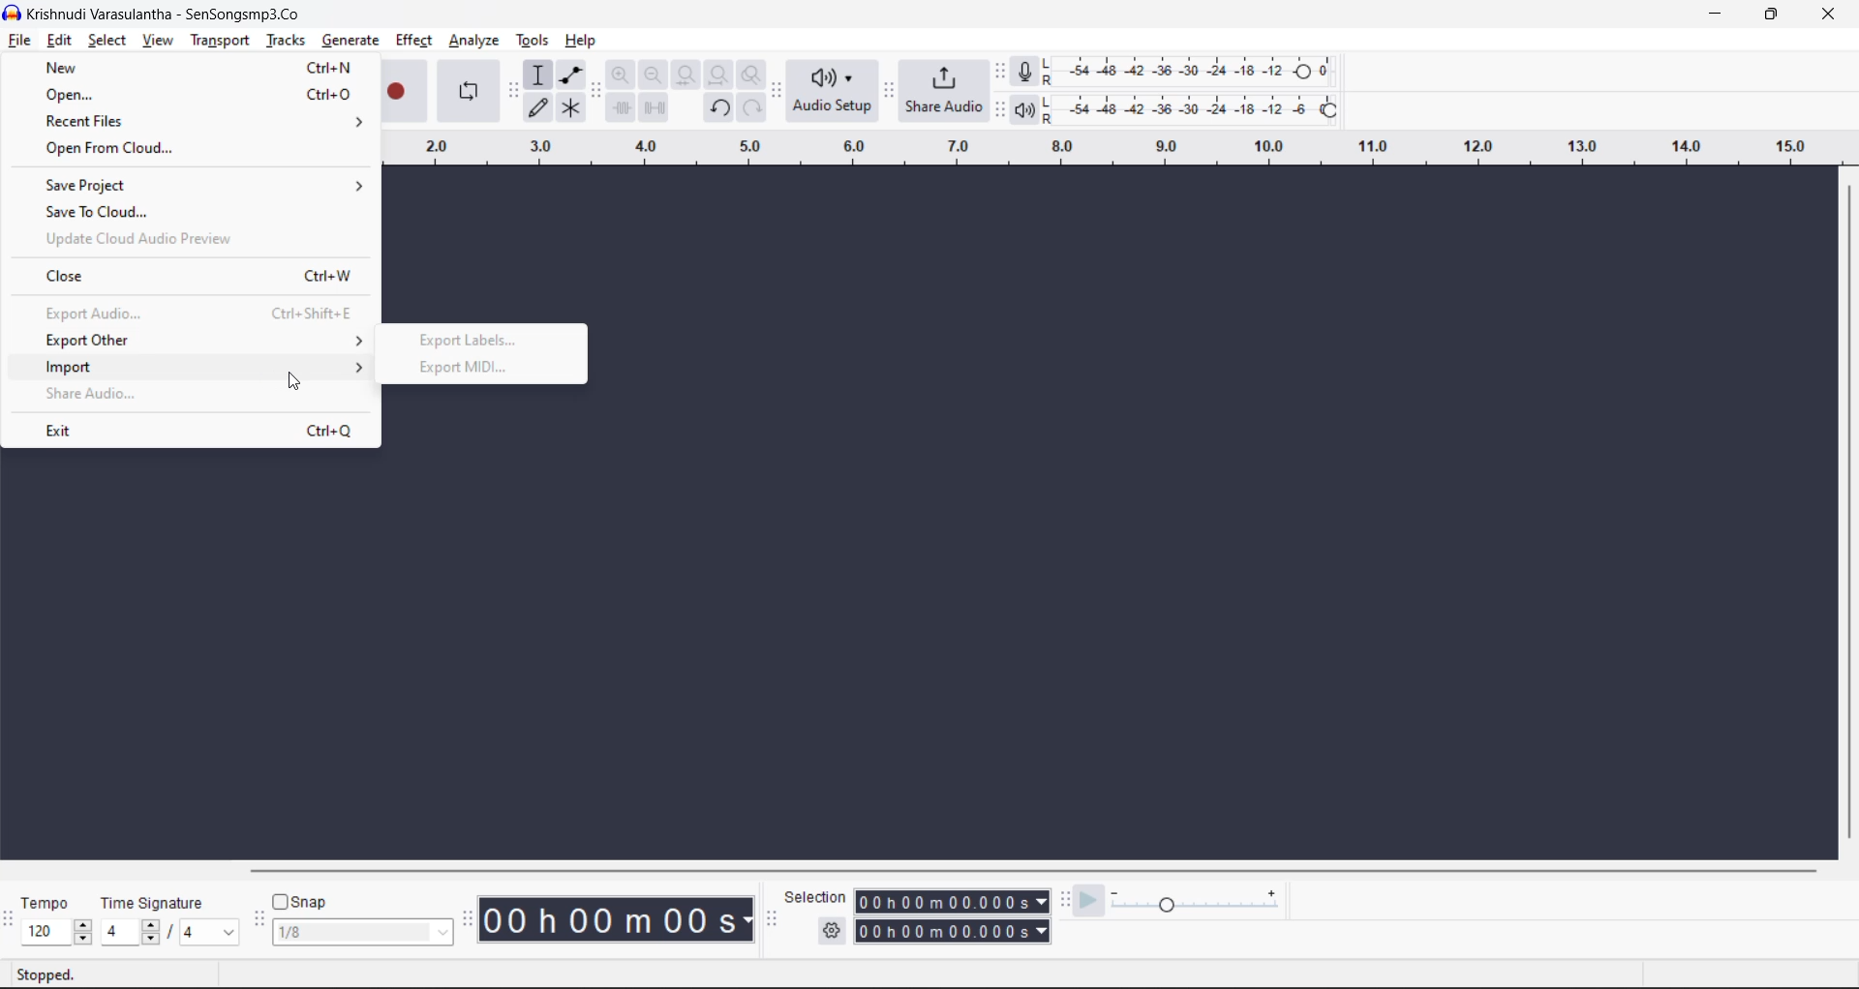  Describe the element at coordinates (582, 41) in the screenshot. I see `help` at that location.